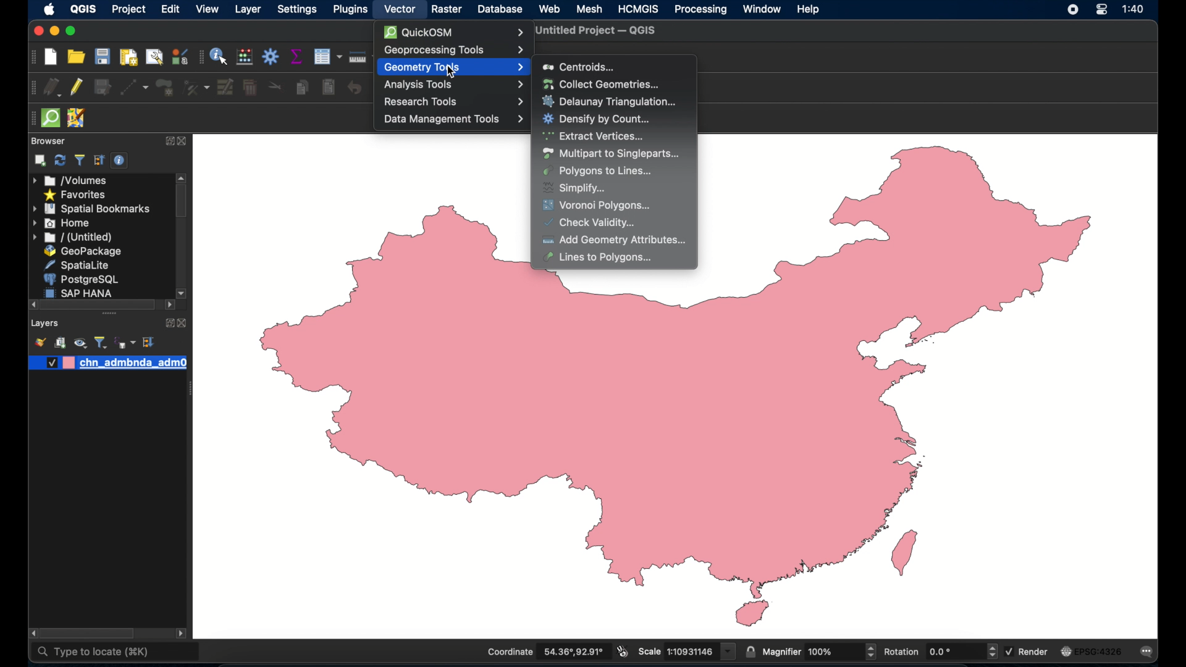 The width and height of the screenshot is (1186, 667). I want to click on Delaunay triangulation, so click(612, 101).